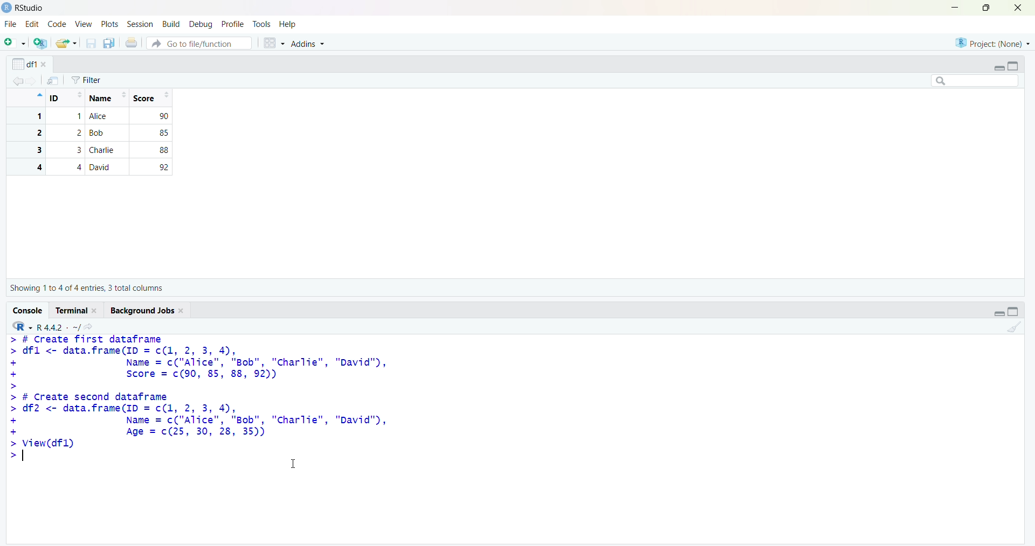  I want to click on profile, so click(232, 24).